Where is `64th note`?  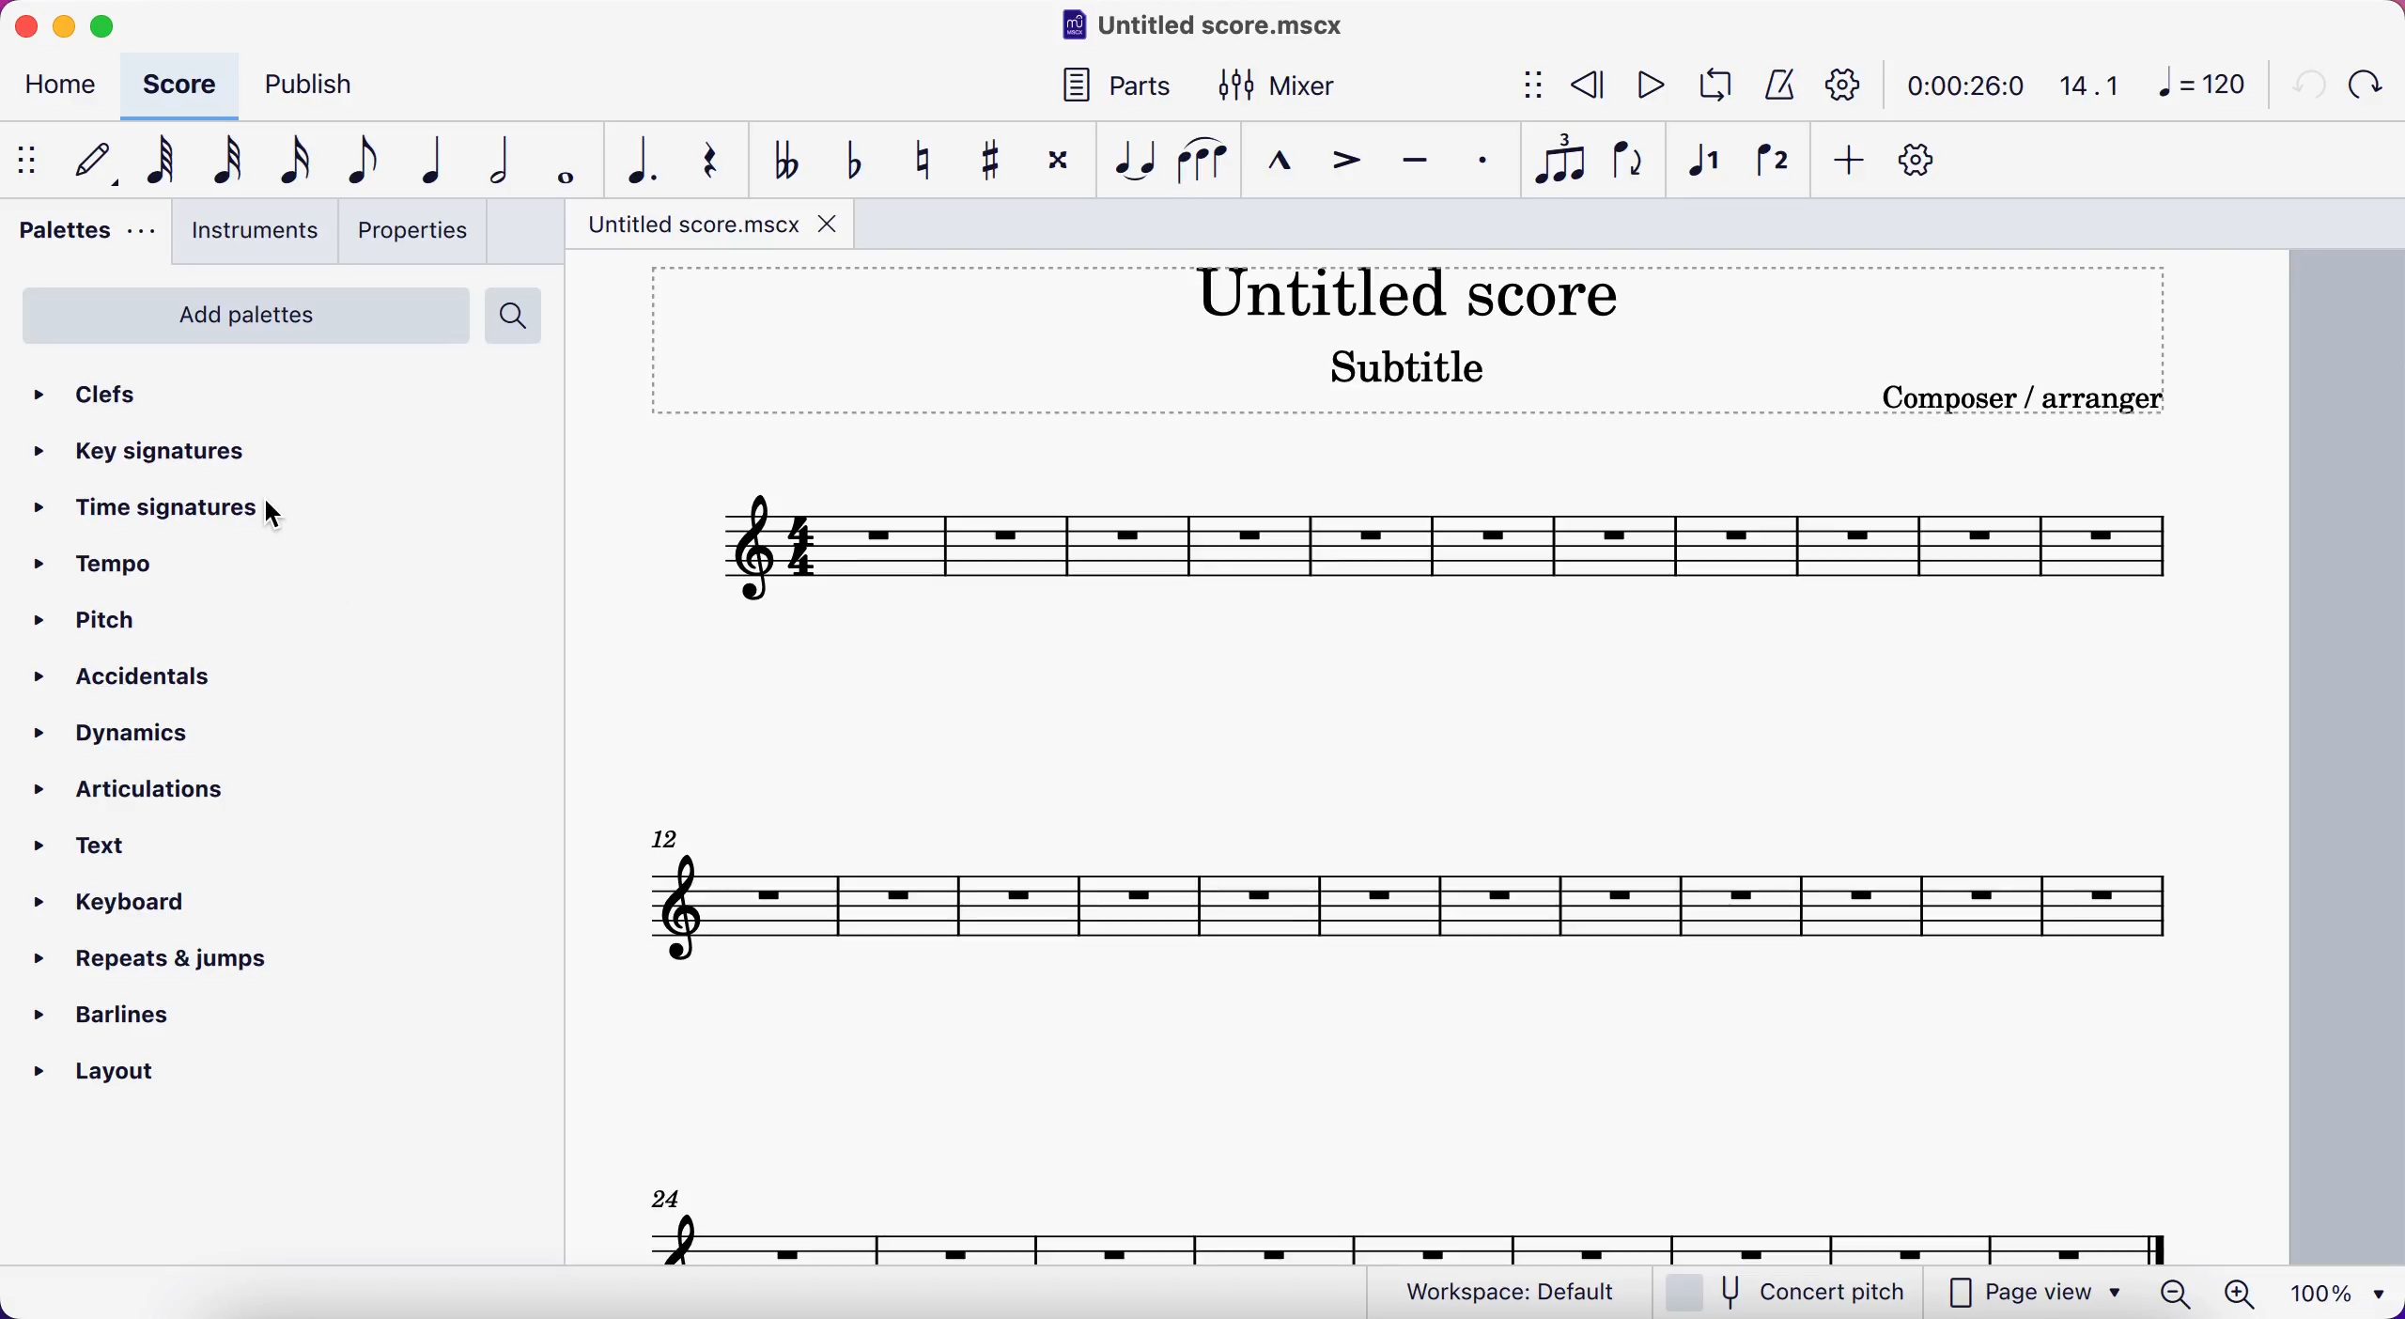 64th note is located at coordinates (156, 163).